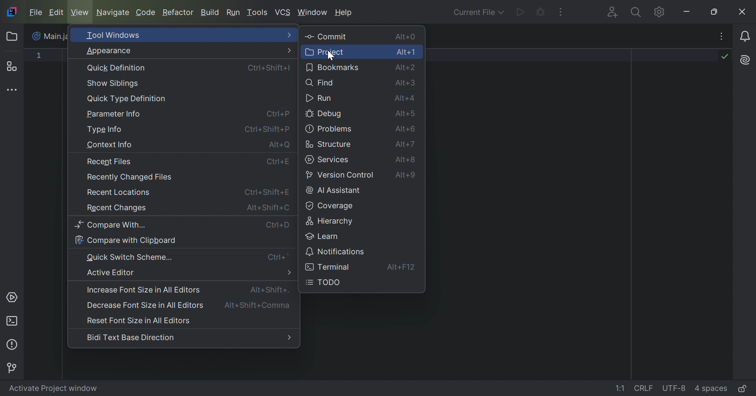  Describe the element at coordinates (477, 13) in the screenshot. I see `Current File` at that location.